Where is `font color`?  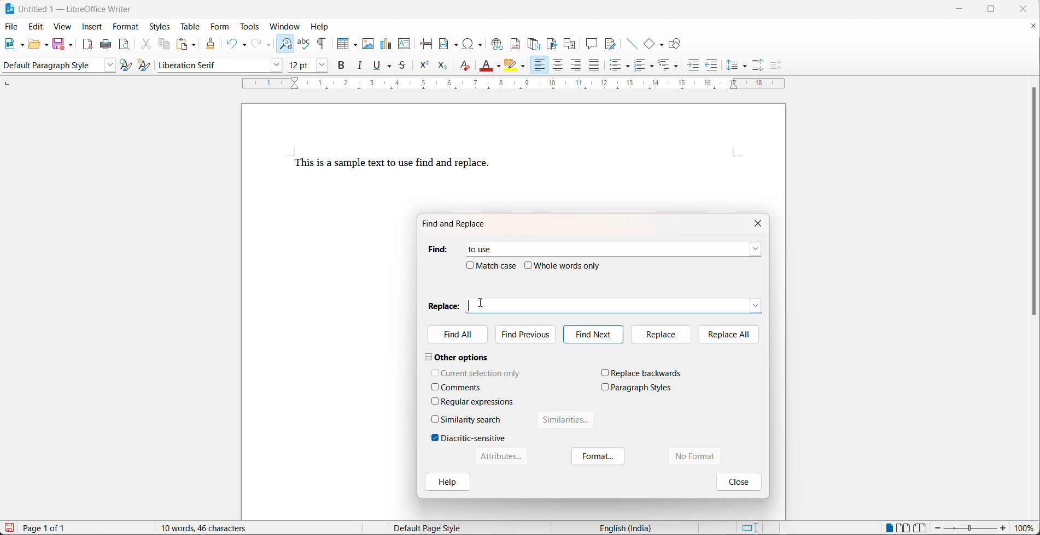 font color is located at coordinates (487, 65).